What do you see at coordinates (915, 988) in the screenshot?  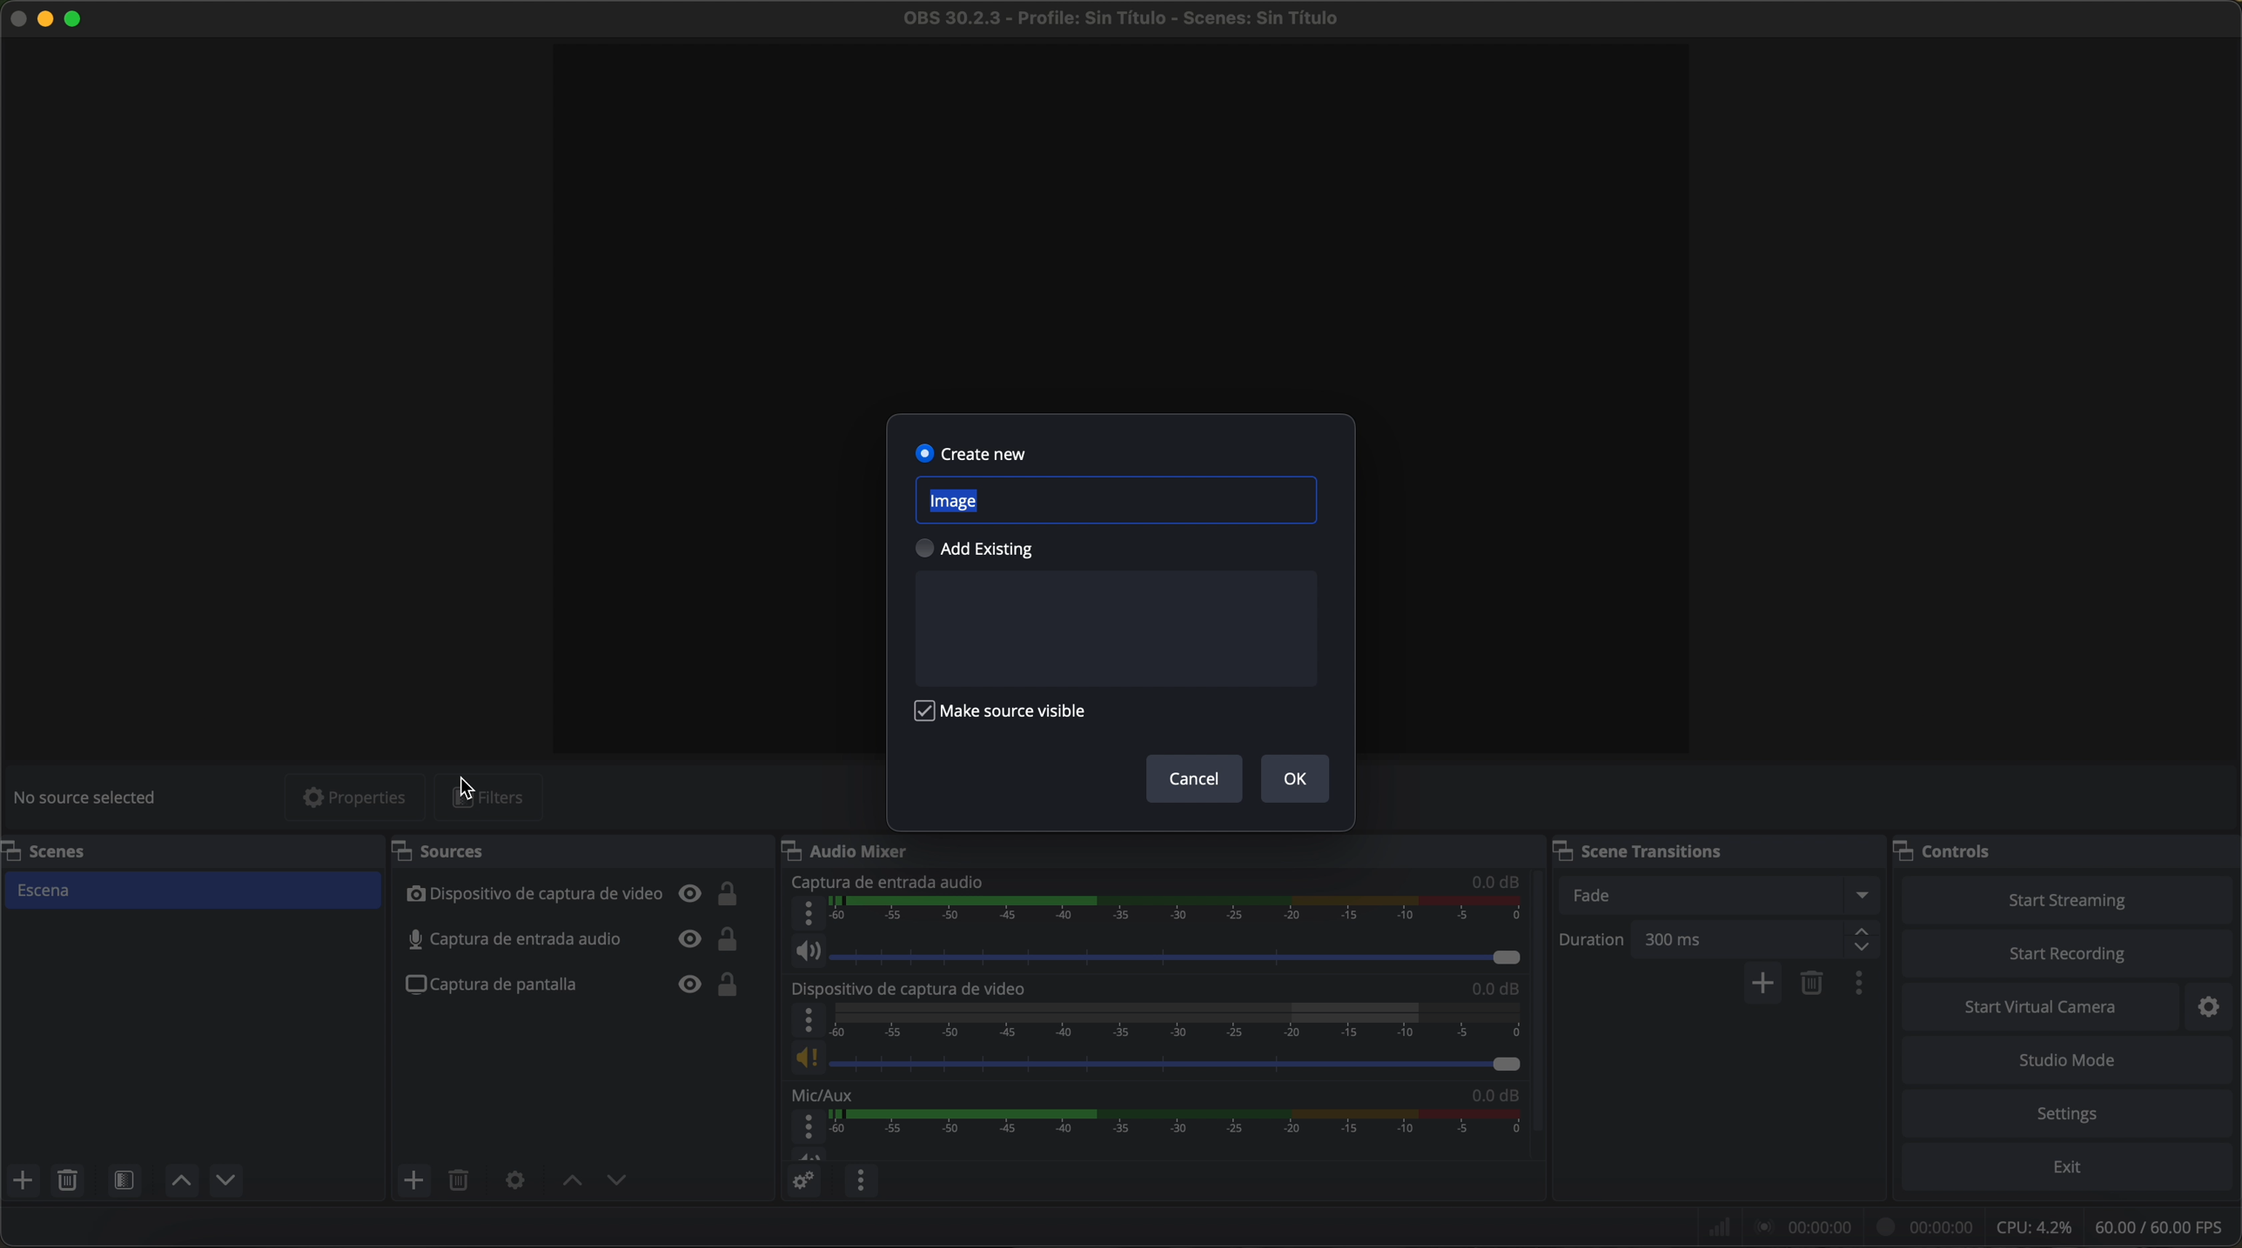 I see `video capture device` at bounding box center [915, 988].